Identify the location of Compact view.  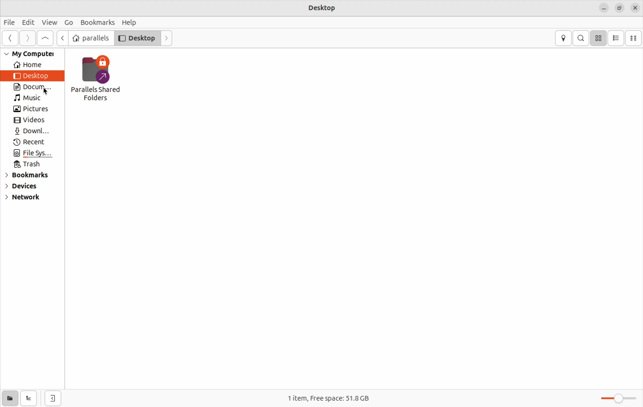
(634, 38).